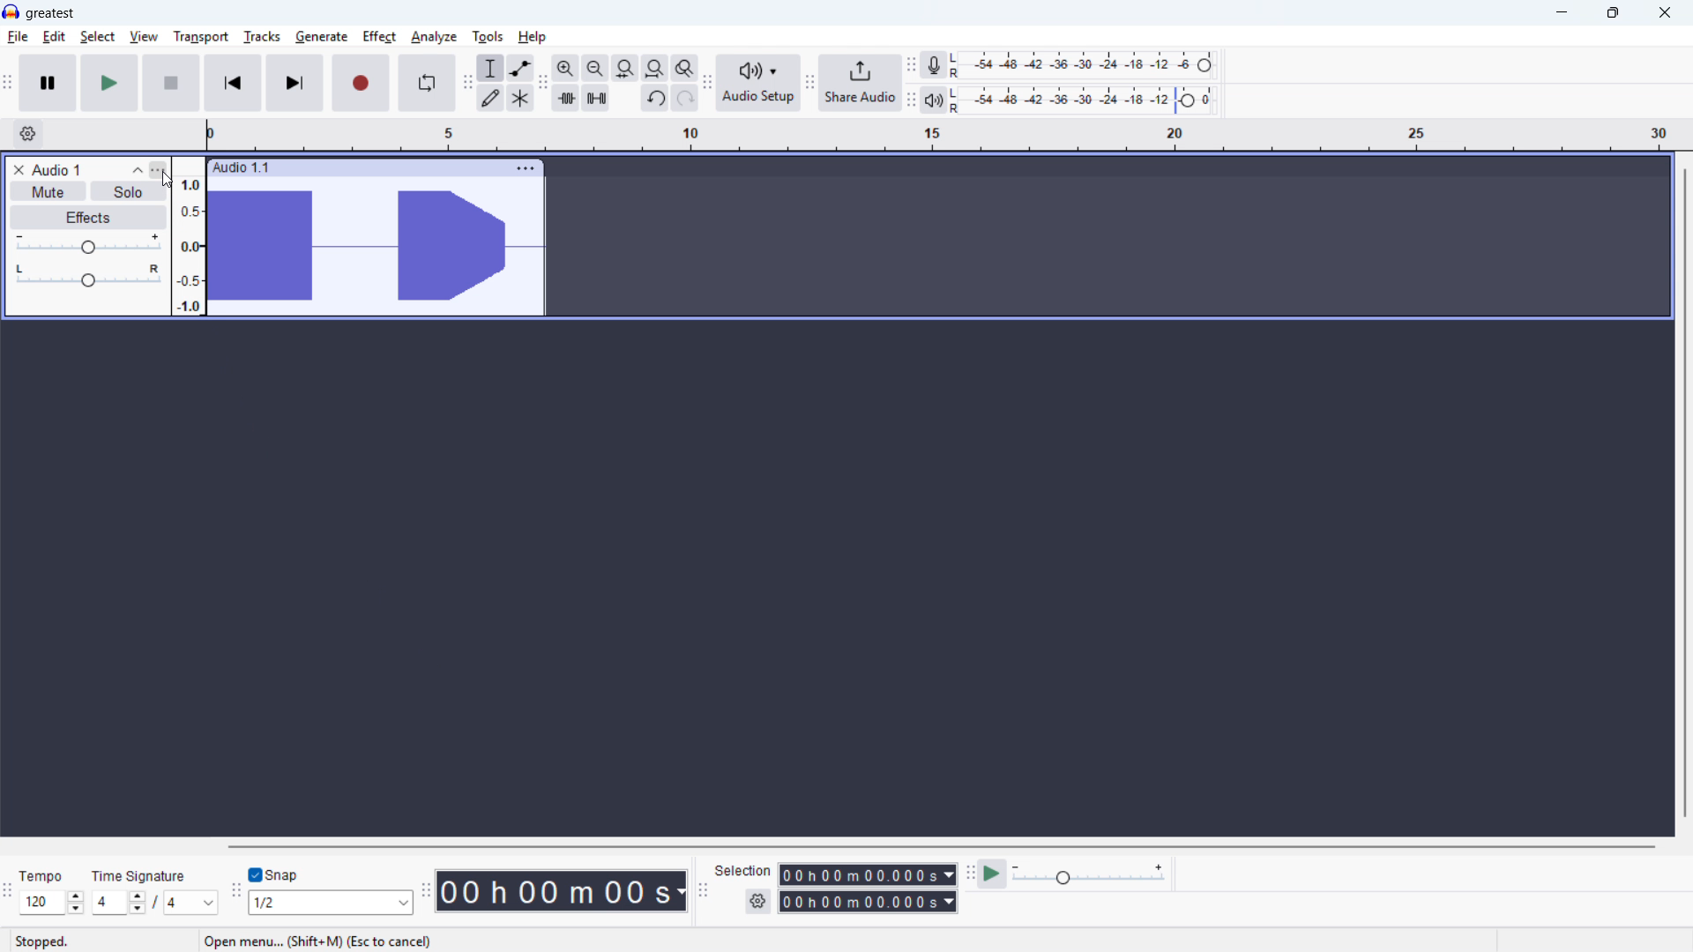 Image resolution: width=1693 pixels, height=952 pixels. What do you see at coordinates (236, 896) in the screenshot?
I see `Snapping toolbar ` at bounding box center [236, 896].